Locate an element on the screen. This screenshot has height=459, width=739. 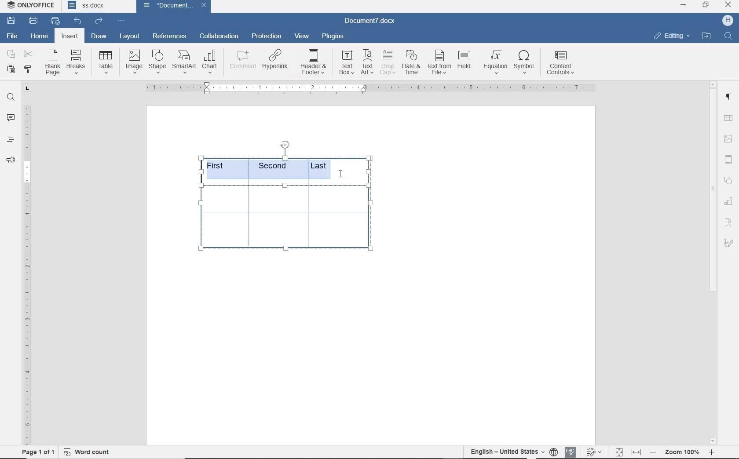
scrollbar is located at coordinates (713, 262).